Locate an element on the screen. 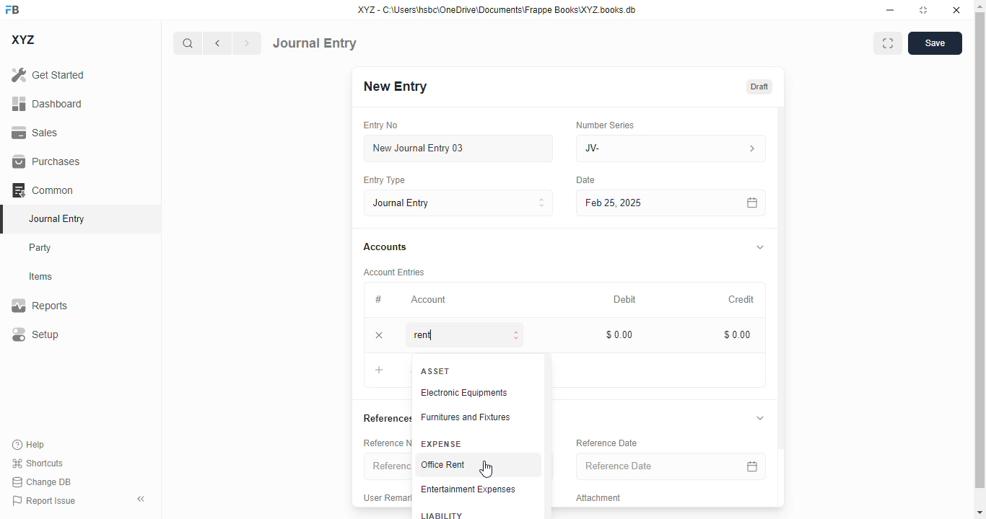 Image resolution: width=986 pixels, height=519 pixels. credit is located at coordinates (741, 300).